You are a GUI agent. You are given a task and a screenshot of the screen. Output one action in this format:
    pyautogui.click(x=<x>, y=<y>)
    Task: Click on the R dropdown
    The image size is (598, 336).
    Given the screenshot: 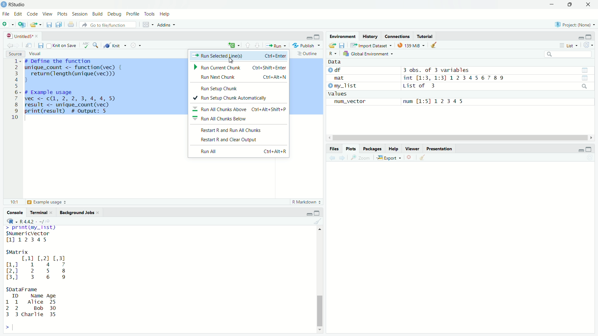 What is the action you would take?
    pyautogui.click(x=12, y=221)
    